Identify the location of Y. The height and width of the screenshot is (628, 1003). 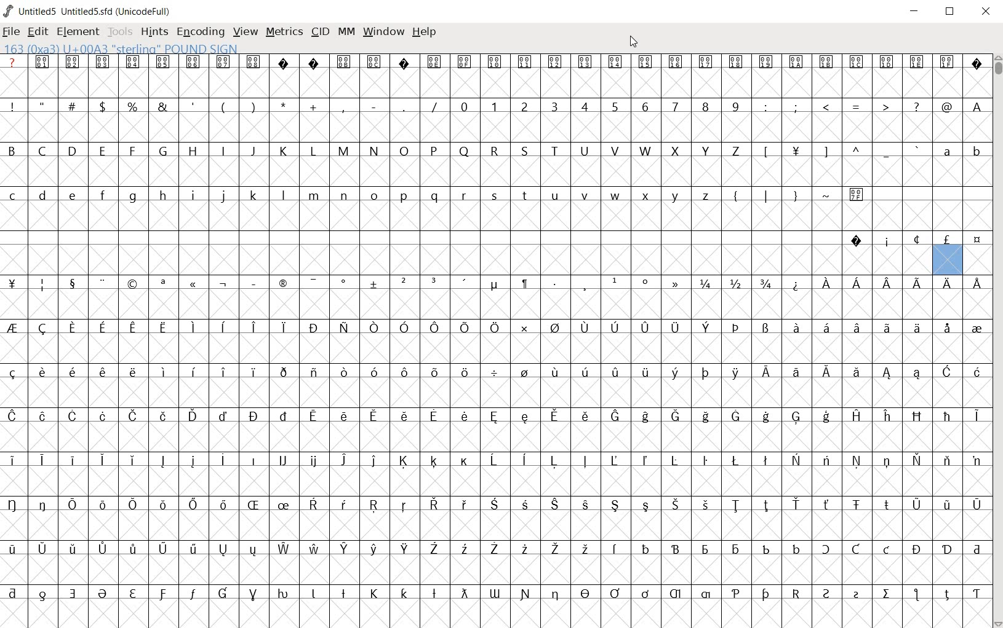
(705, 151).